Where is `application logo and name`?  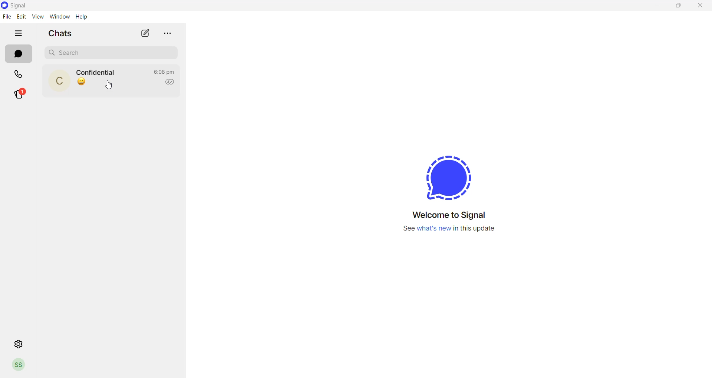
application logo and name is located at coordinates (31, 5).